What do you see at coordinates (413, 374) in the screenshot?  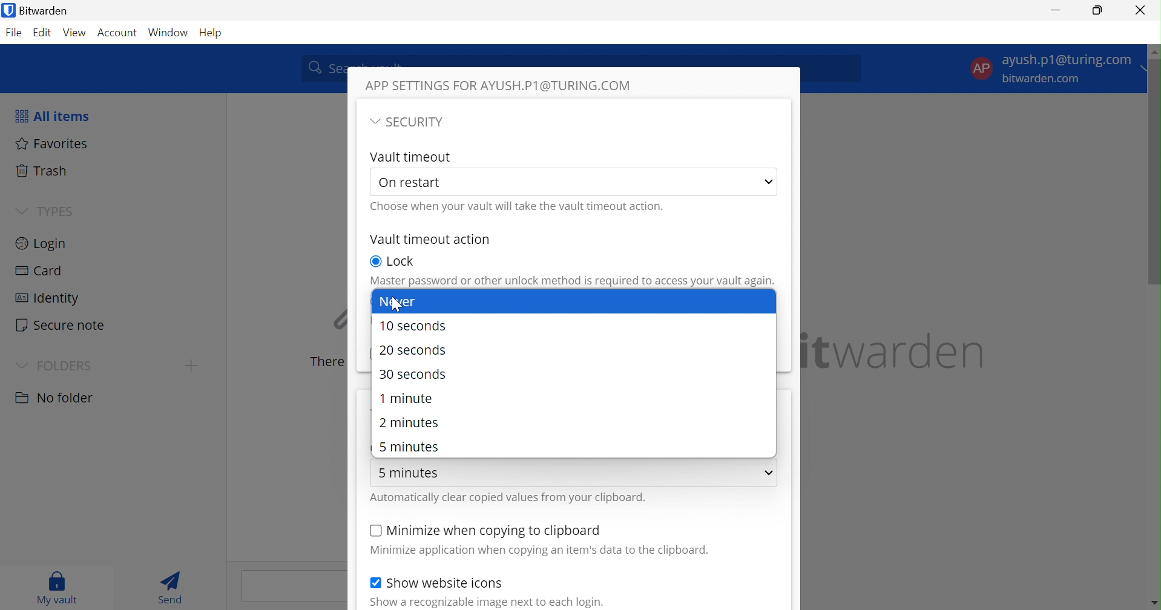 I see `30 seconds` at bounding box center [413, 374].